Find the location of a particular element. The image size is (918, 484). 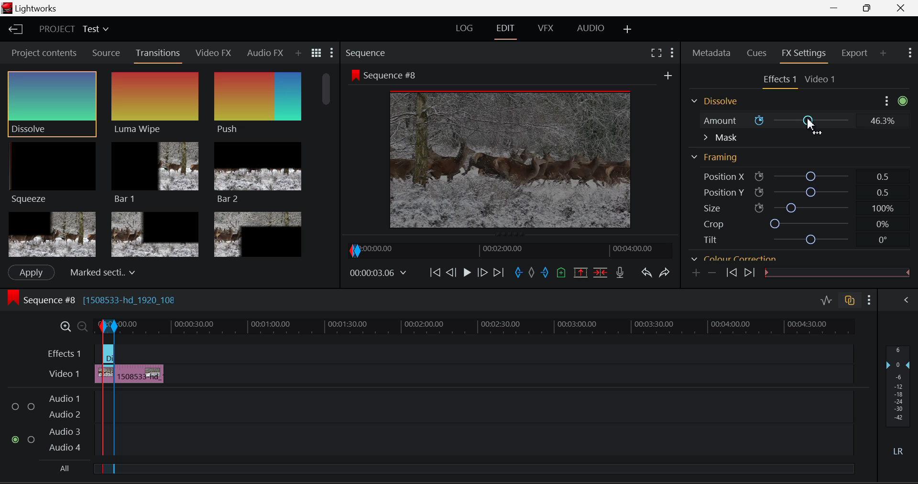

Restore Down is located at coordinates (837, 8).